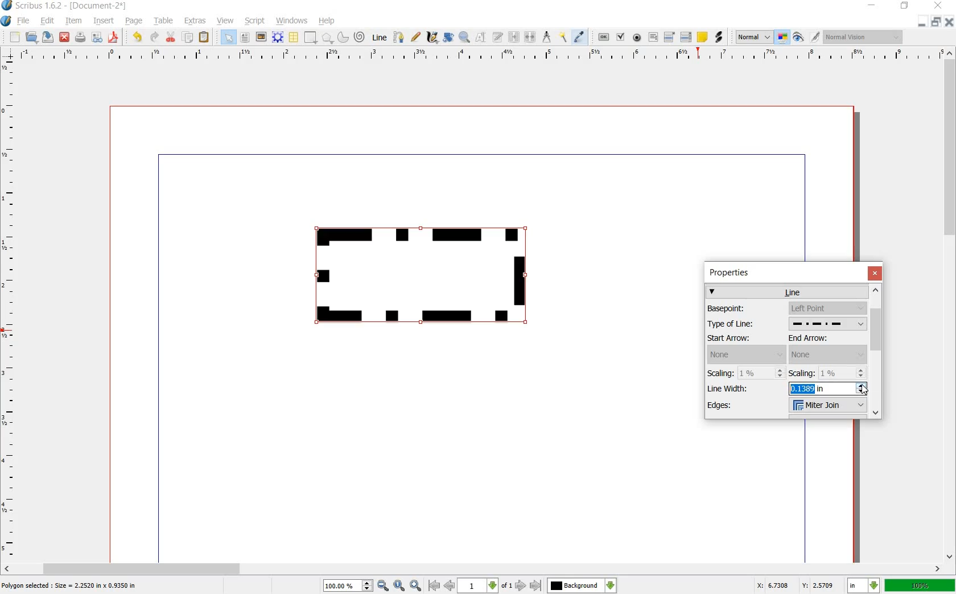  I want to click on PDF PUSH BUTTON, so click(601, 37).